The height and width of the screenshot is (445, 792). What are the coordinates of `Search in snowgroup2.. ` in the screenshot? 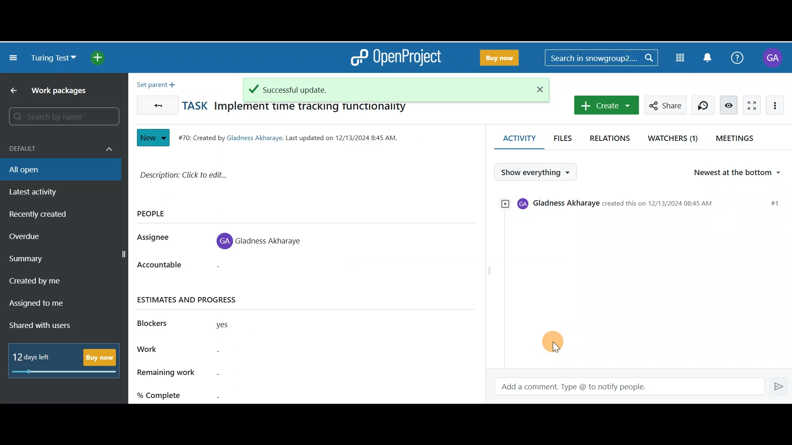 It's located at (600, 58).